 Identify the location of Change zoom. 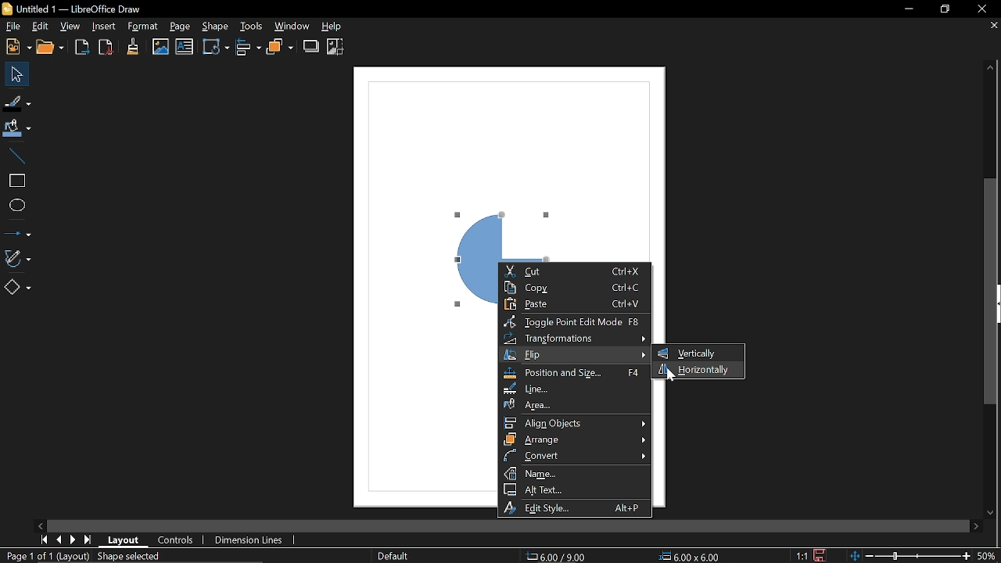
(911, 556).